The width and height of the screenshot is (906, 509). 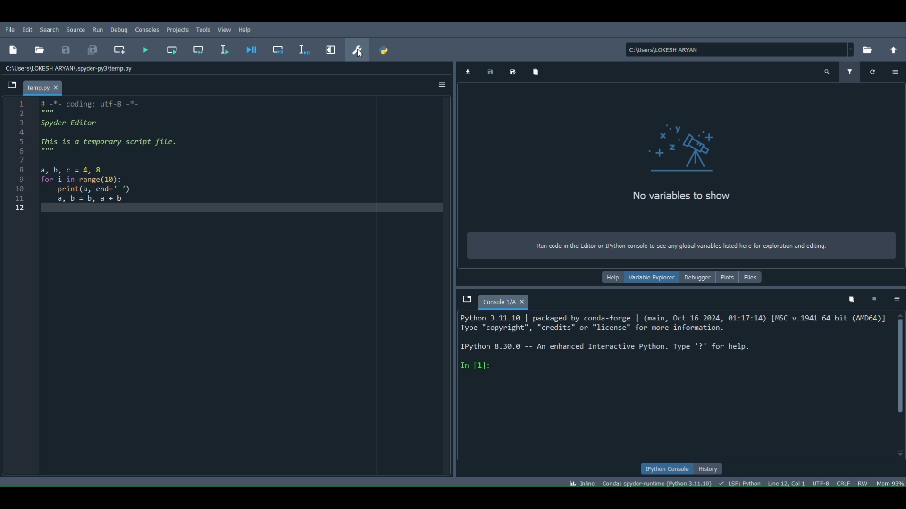 What do you see at coordinates (244, 30) in the screenshot?
I see `Help` at bounding box center [244, 30].